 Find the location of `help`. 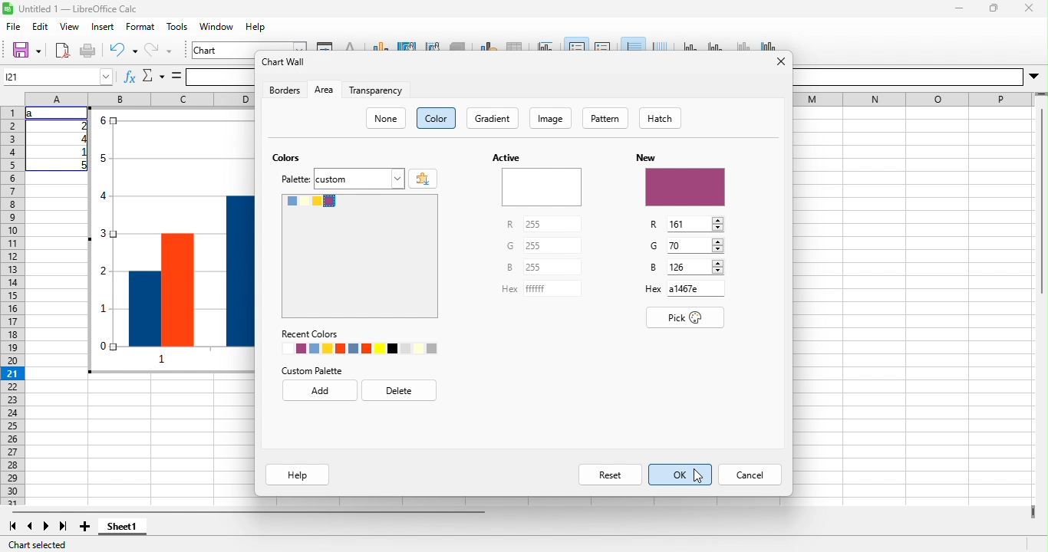

help is located at coordinates (298, 475).